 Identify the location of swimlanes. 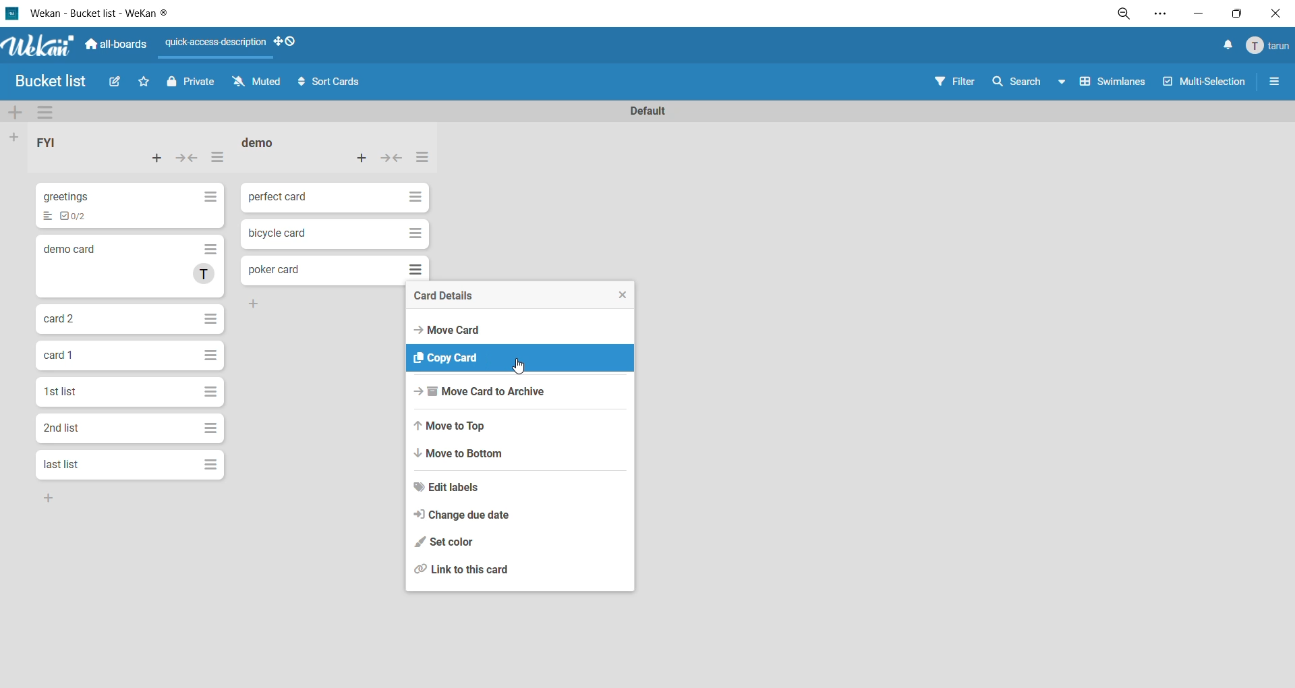
(1116, 84).